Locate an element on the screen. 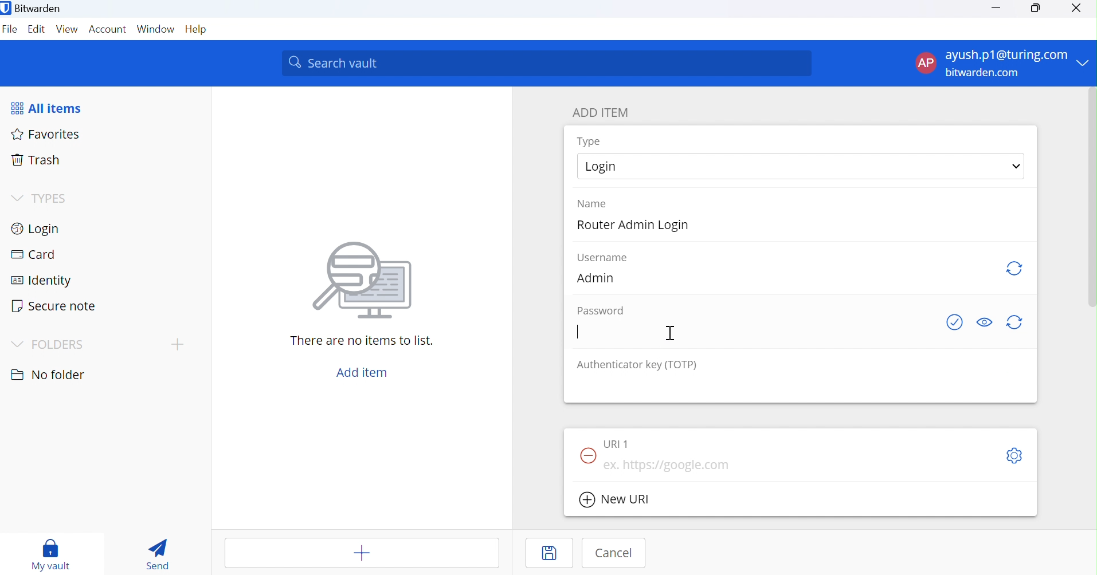  Search vaiut is located at coordinates (547, 64).